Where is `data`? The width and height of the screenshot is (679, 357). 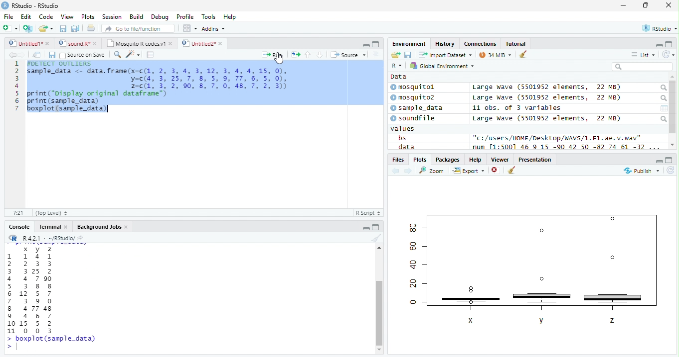
data is located at coordinates (405, 147).